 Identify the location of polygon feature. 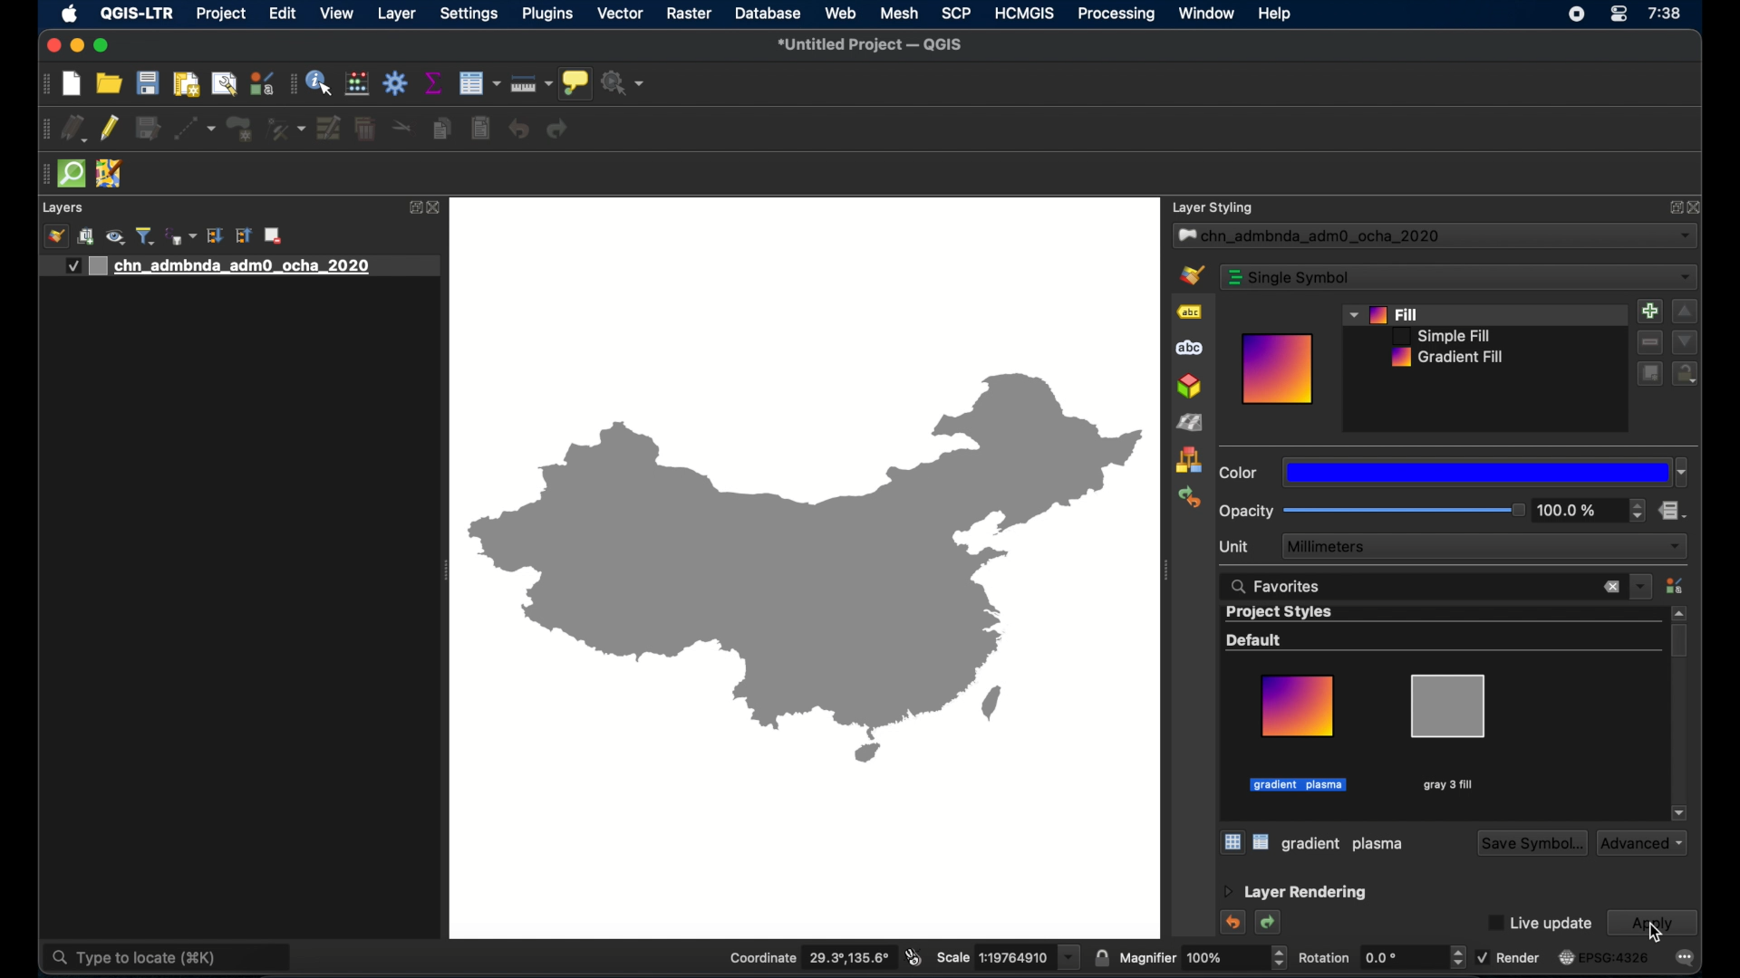
(240, 129).